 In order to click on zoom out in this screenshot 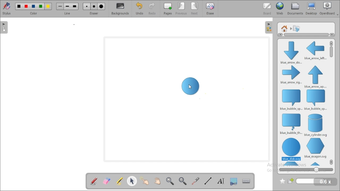, I will do `click(183, 181)`.